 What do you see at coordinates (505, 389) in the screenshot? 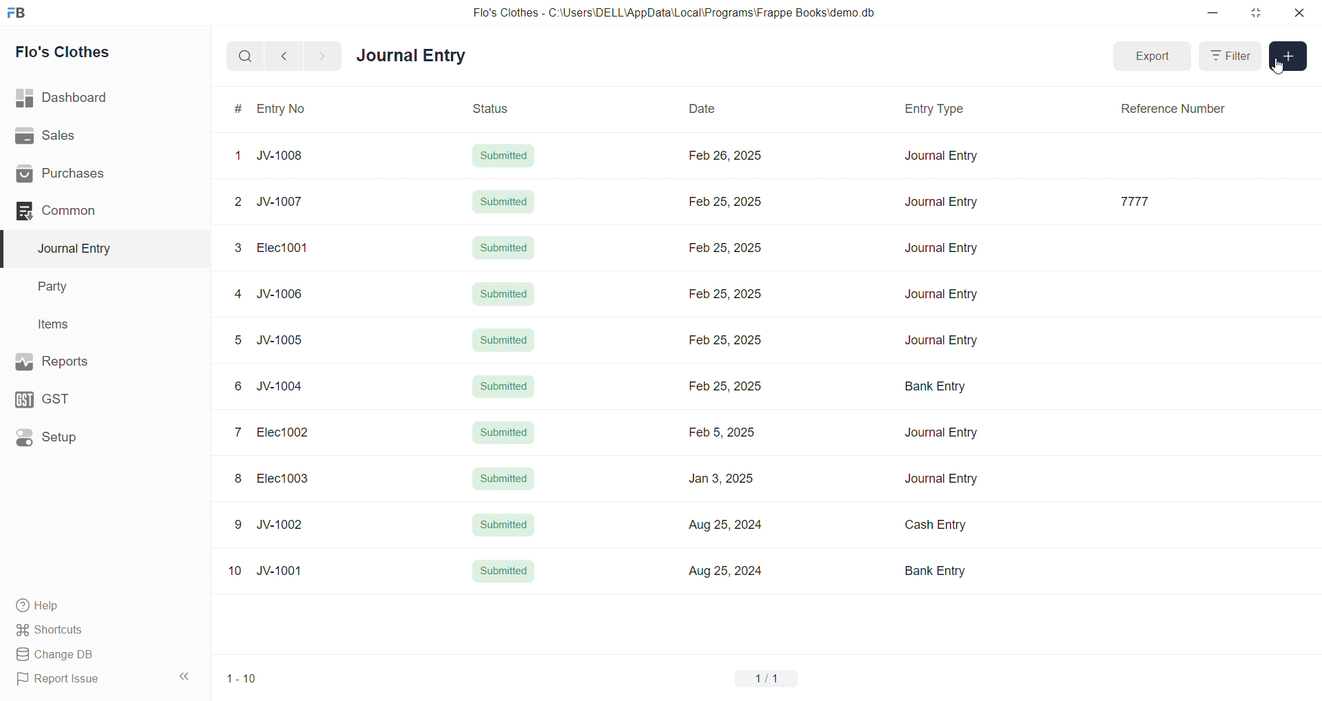
I see `Submitted` at bounding box center [505, 389].